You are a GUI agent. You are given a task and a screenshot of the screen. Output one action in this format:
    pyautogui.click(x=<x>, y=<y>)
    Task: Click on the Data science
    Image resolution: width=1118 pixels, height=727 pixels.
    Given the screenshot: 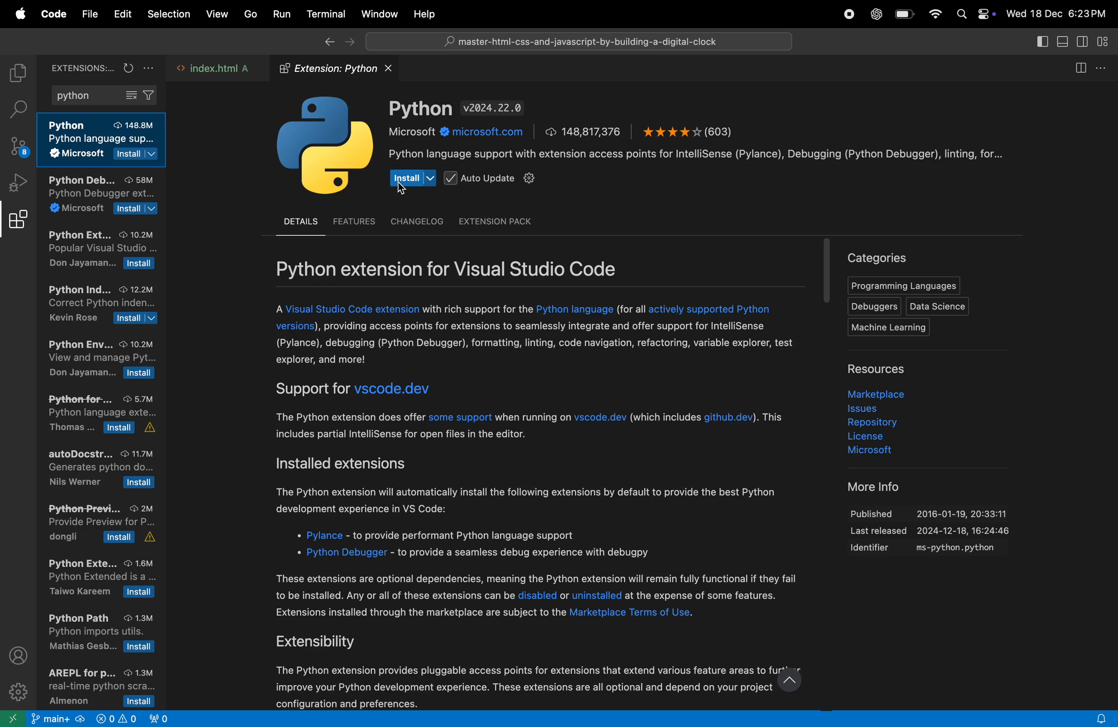 What is the action you would take?
    pyautogui.click(x=939, y=306)
    